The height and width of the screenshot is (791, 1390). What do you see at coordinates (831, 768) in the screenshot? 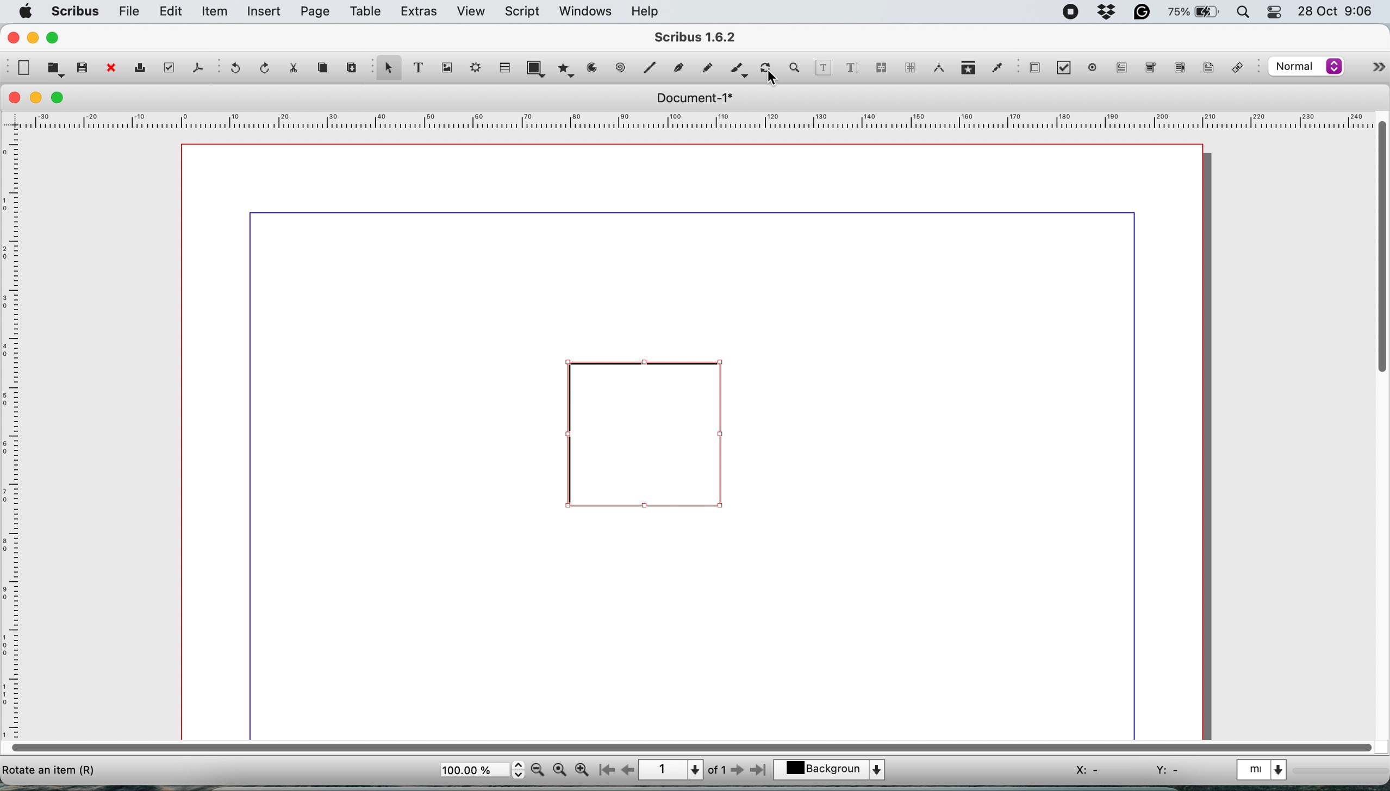
I see `select the current layer` at bounding box center [831, 768].